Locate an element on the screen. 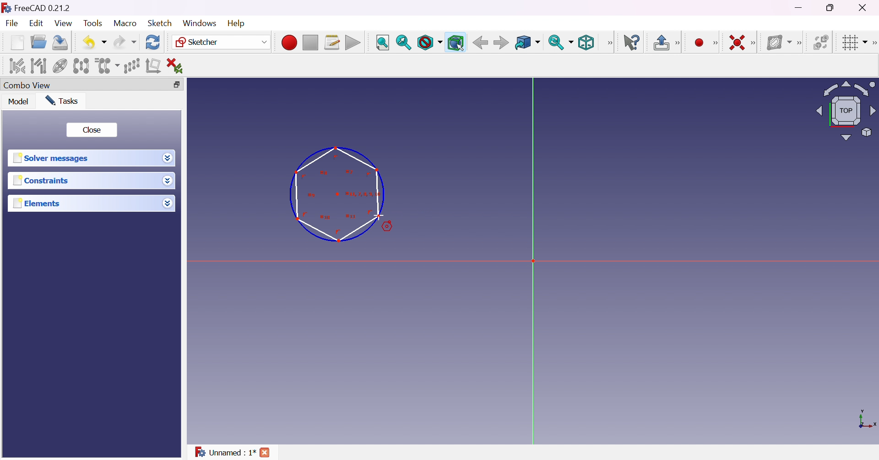 This screenshot has width=879, height=460. Redo is located at coordinates (125, 42).